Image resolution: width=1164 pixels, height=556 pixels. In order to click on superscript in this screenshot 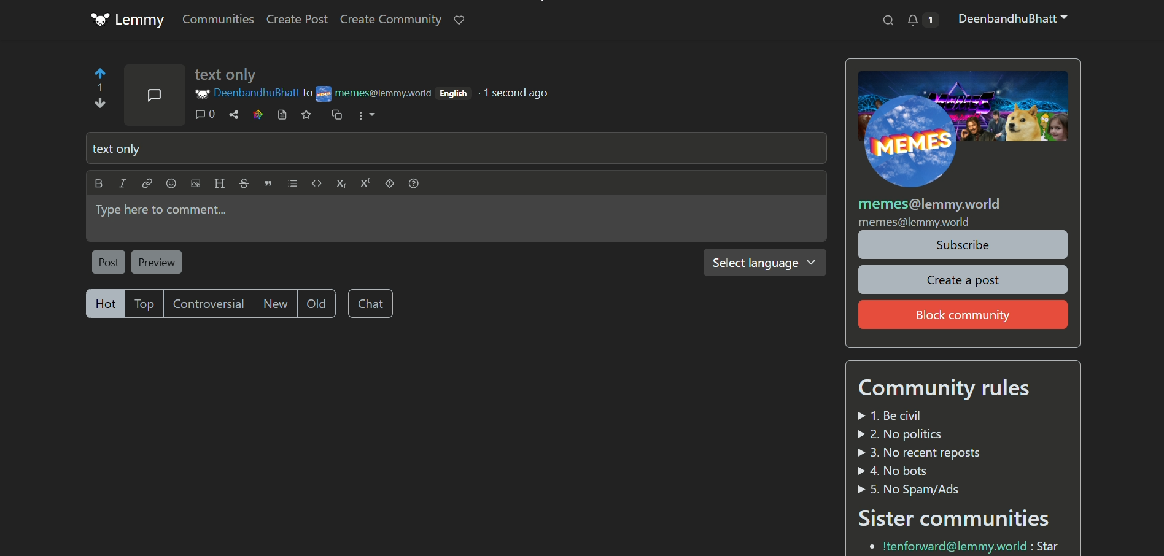, I will do `click(366, 183)`.